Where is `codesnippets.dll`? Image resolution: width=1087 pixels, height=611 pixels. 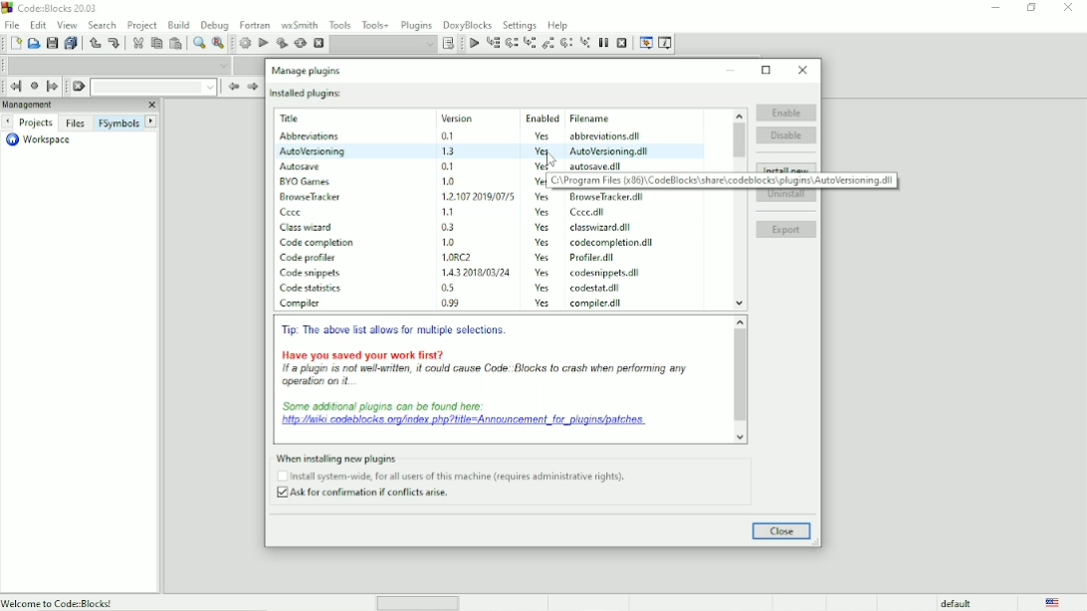
codesnippets.dll is located at coordinates (603, 273).